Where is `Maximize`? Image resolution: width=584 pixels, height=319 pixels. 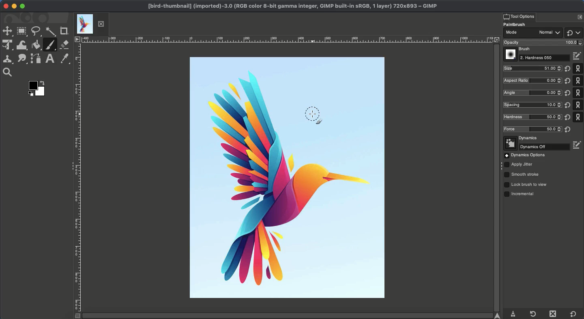
Maximize is located at coordinates (22, 6).